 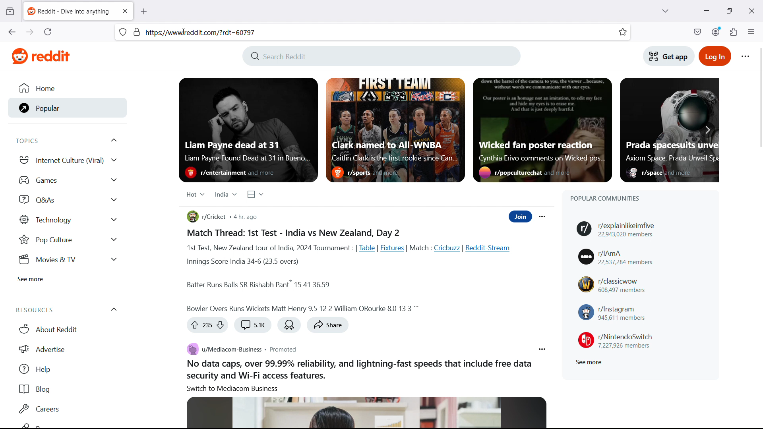 I want to click on maximize, so click(x=729, y=10).